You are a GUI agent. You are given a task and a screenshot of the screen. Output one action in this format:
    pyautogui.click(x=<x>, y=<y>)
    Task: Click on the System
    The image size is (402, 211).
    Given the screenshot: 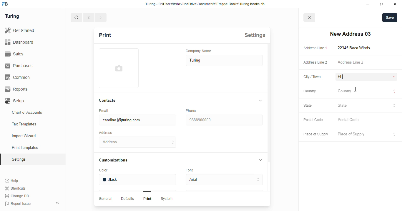 What is the action you would take?
    pyautogui.click(x=166, y=199)
    